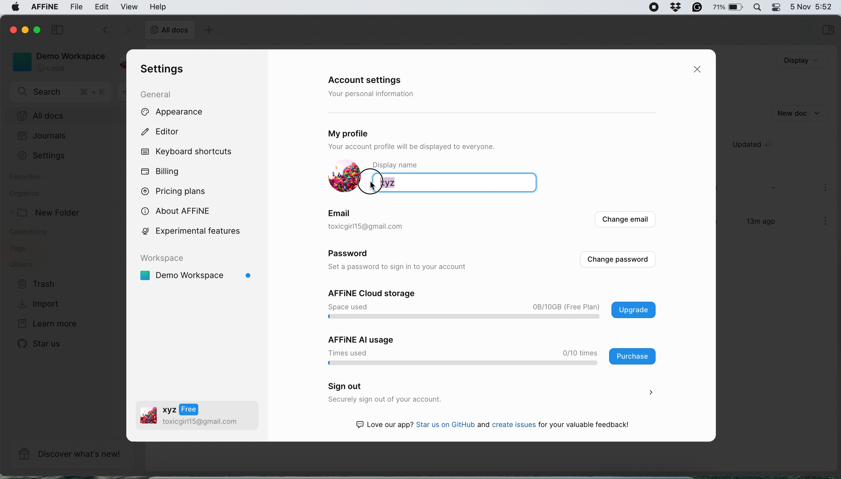  What do you see at coordinates (41, 343) in the screenshot?
I see `star us` at bounding box center [41, 343].